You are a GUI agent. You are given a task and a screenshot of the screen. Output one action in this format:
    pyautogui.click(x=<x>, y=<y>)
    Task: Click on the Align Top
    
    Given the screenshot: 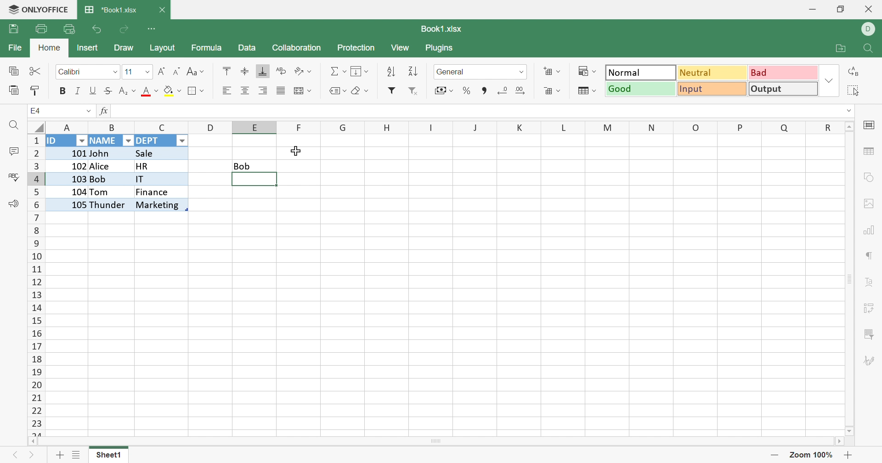 What is the action you would take?
    pyautogui.click(x=228, y=71)
    